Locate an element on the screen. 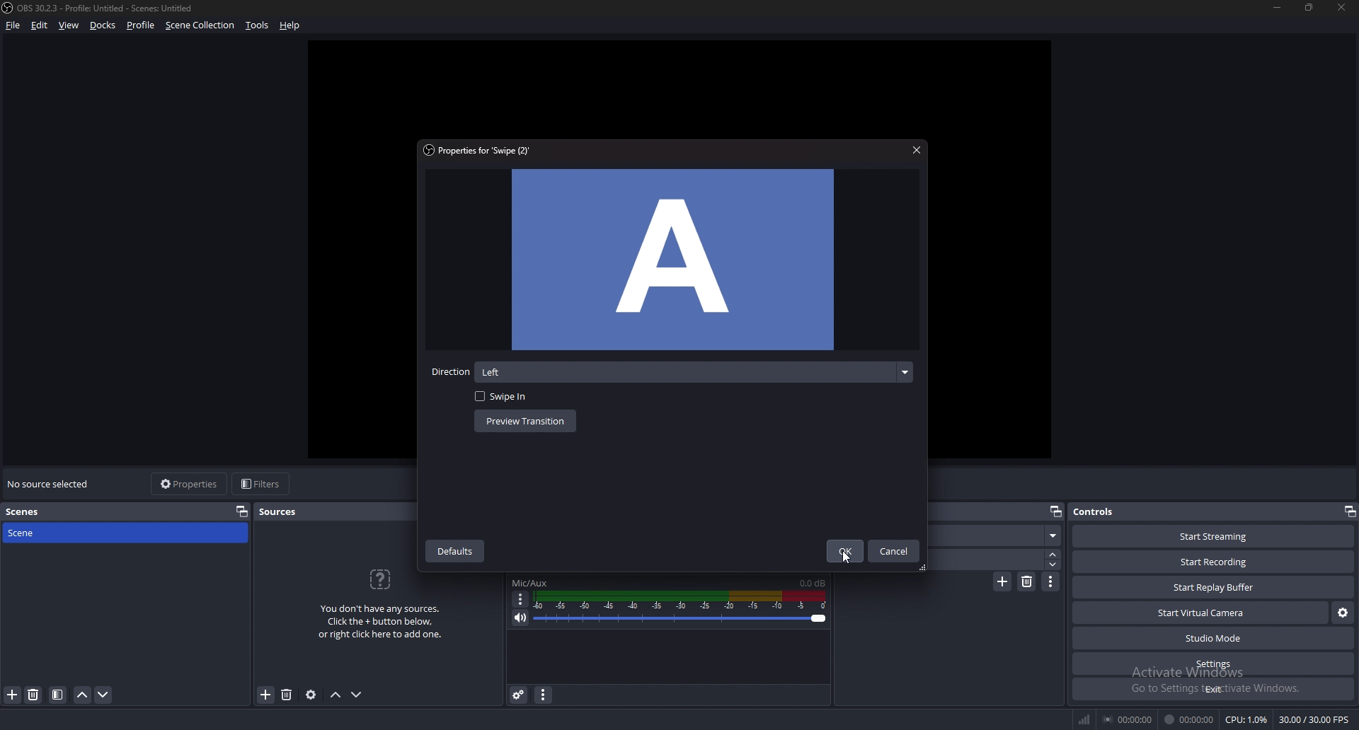  transition preview is located at coordinates (672, 260).